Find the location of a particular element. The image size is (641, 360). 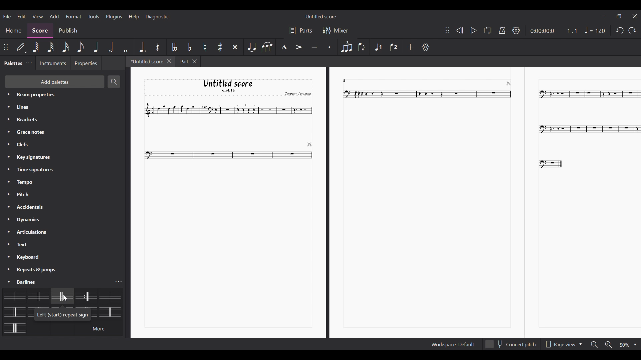

Flip direction is located at coordinates (362, 46).